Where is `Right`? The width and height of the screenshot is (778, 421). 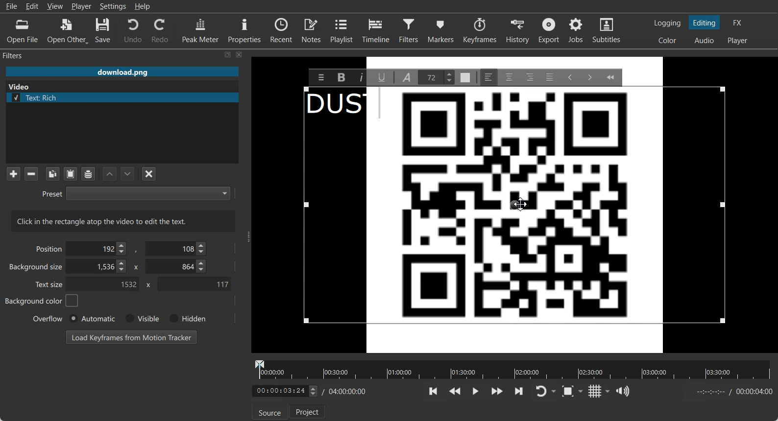 Right is located at coordinates (530, 77).